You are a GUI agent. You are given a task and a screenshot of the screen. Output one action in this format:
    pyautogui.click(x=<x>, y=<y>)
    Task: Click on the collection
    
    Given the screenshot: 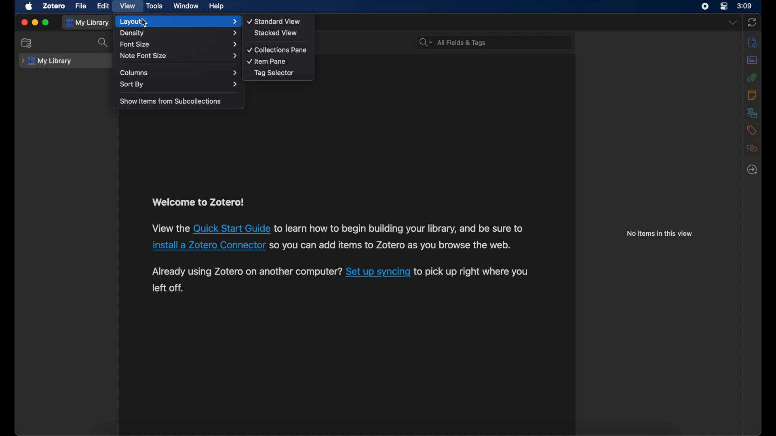 What is the action you would take?
    pyautogui.click(x=27, y=43)
    